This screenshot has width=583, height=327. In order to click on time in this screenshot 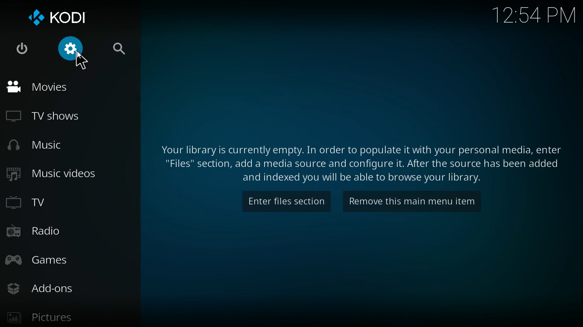, I will do `click(534, 18)`.